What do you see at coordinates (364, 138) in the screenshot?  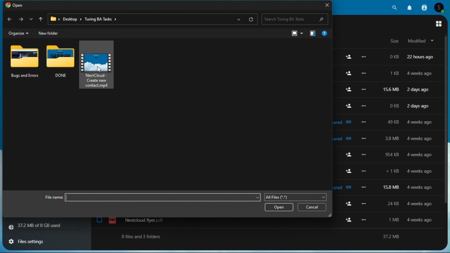 I see `more options` at bounding box center [364, 138].